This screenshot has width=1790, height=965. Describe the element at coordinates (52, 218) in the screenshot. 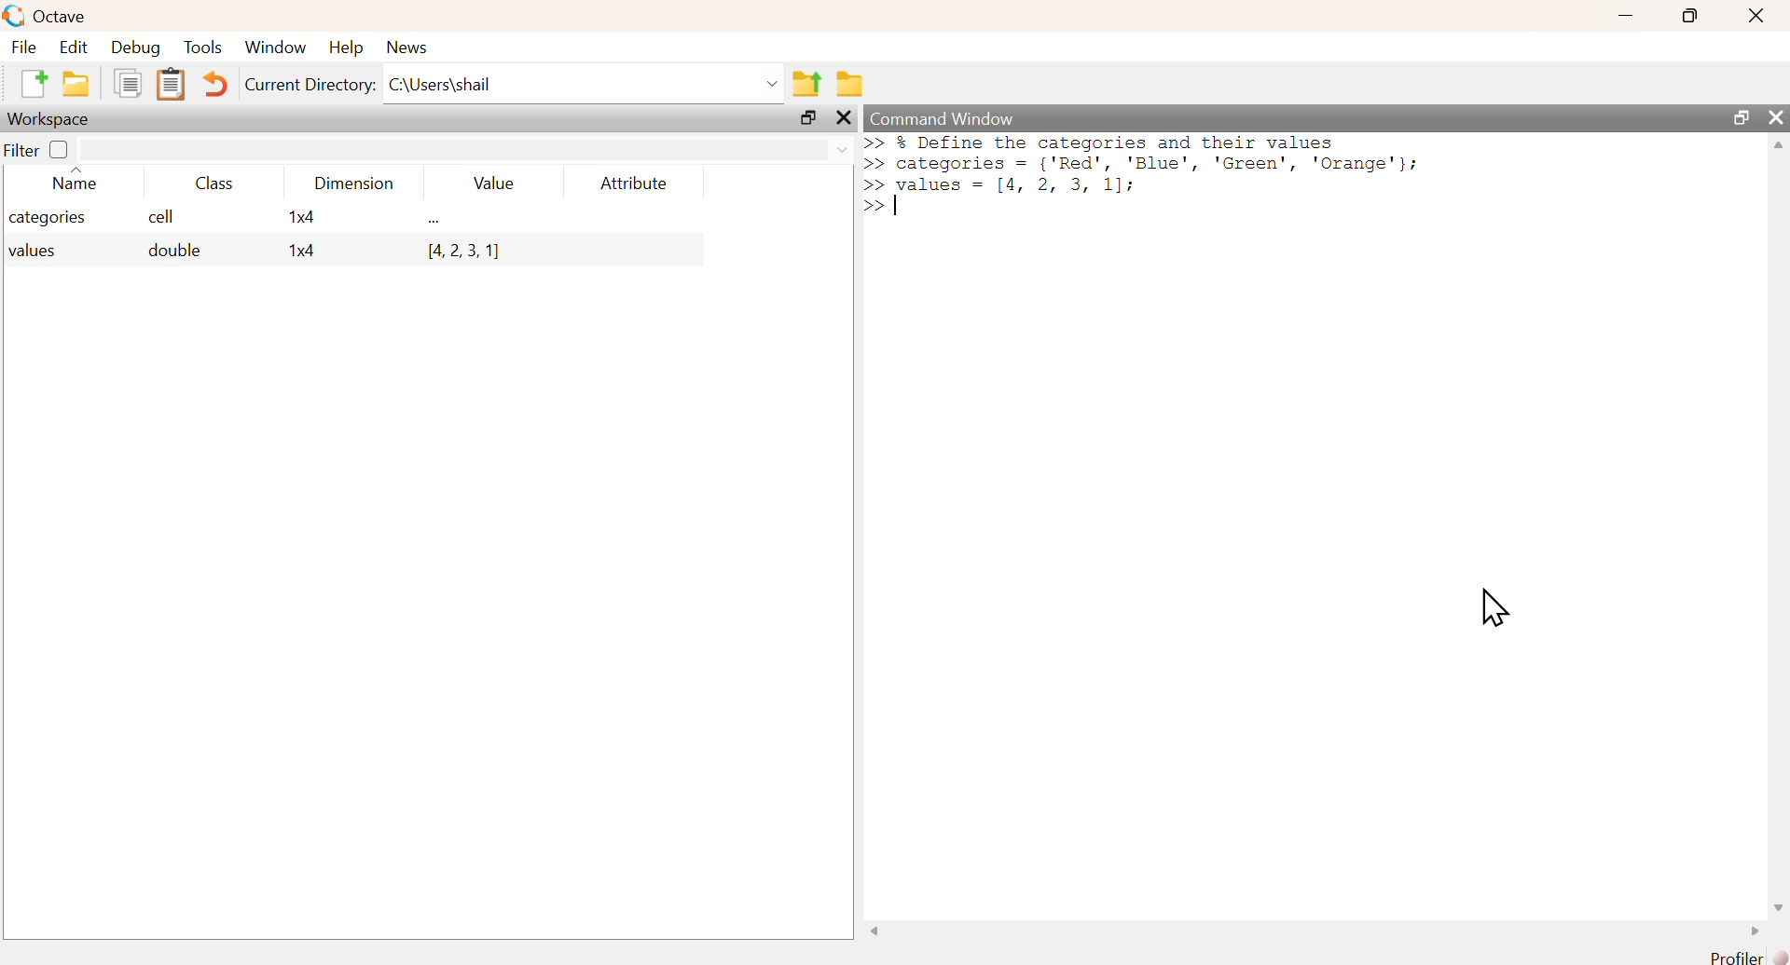

I see `categories` at that location.